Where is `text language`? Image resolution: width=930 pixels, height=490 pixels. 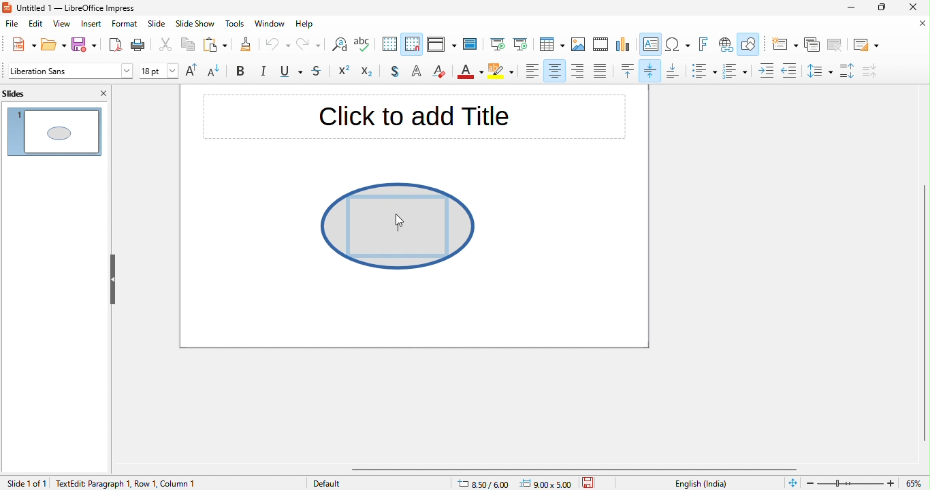 text language is located at coordinates (703, 483).